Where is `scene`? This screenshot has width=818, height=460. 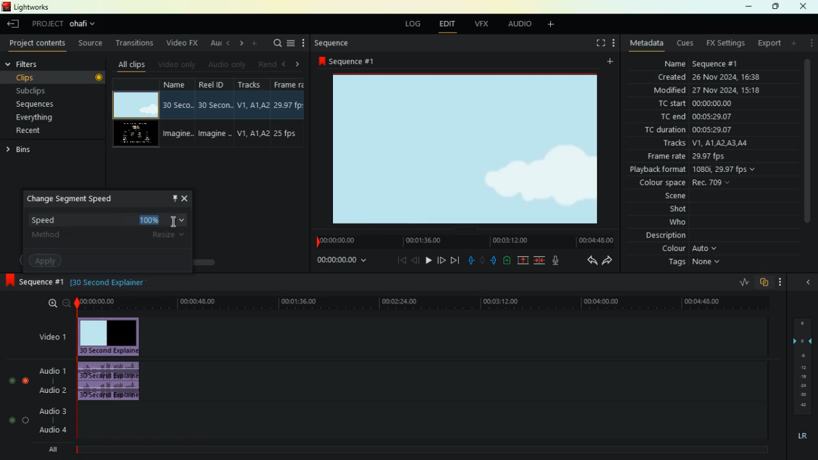 scene is located at coordinates (661, 197).